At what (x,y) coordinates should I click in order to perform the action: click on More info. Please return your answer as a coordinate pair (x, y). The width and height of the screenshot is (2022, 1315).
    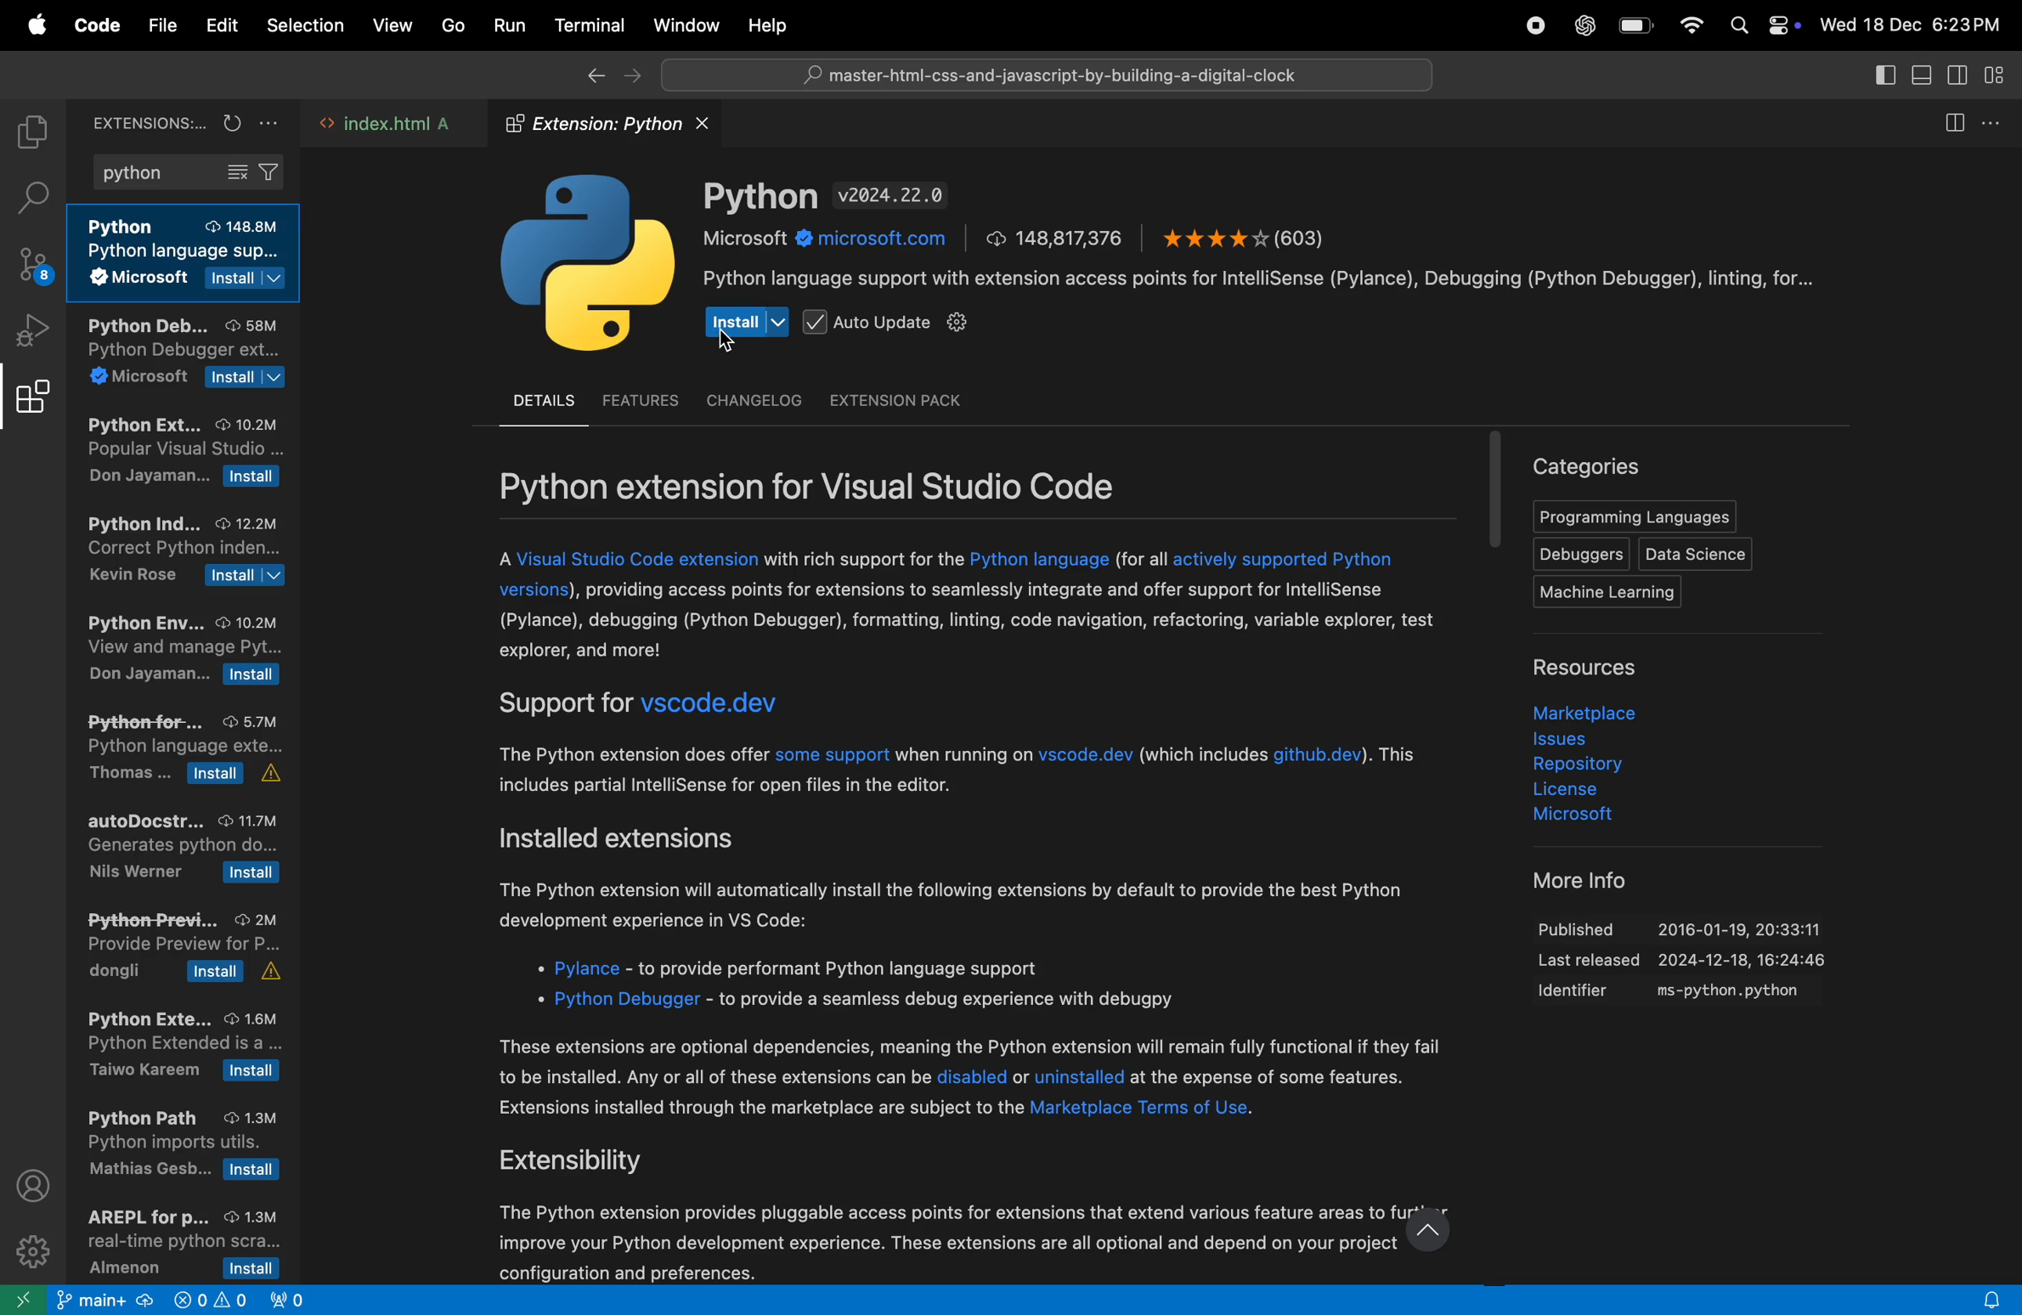
    Looking at the image, I should click on (1567, 879).